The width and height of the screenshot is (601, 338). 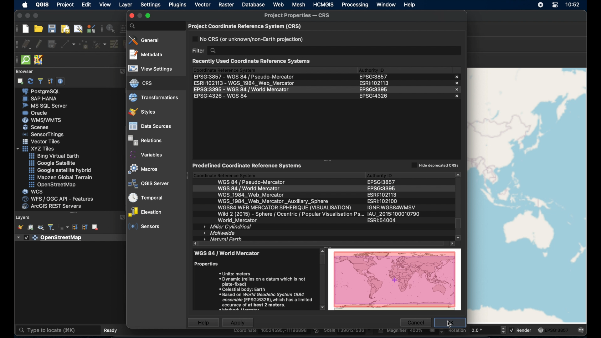 I want to click on properties, so click(x=209, y=264).